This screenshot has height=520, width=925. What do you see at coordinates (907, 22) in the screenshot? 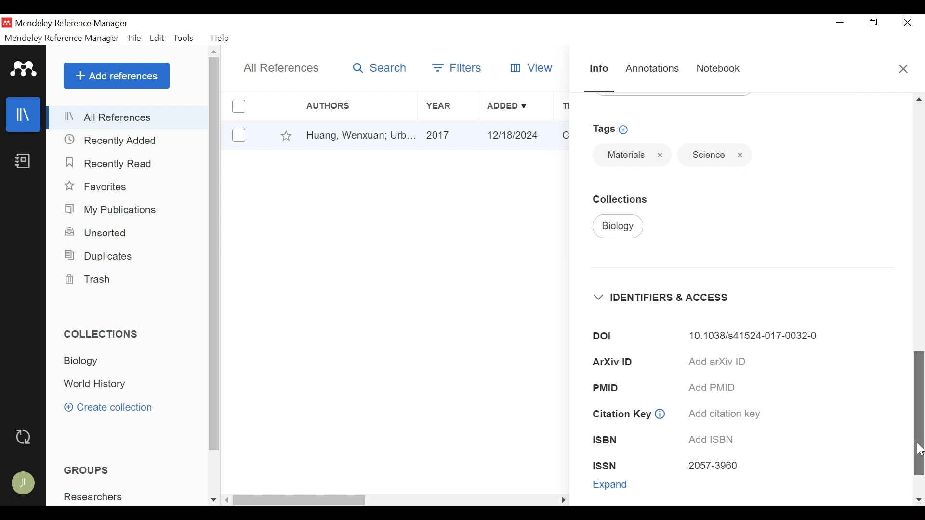
I see `Close` at bounding box center [907, 22].